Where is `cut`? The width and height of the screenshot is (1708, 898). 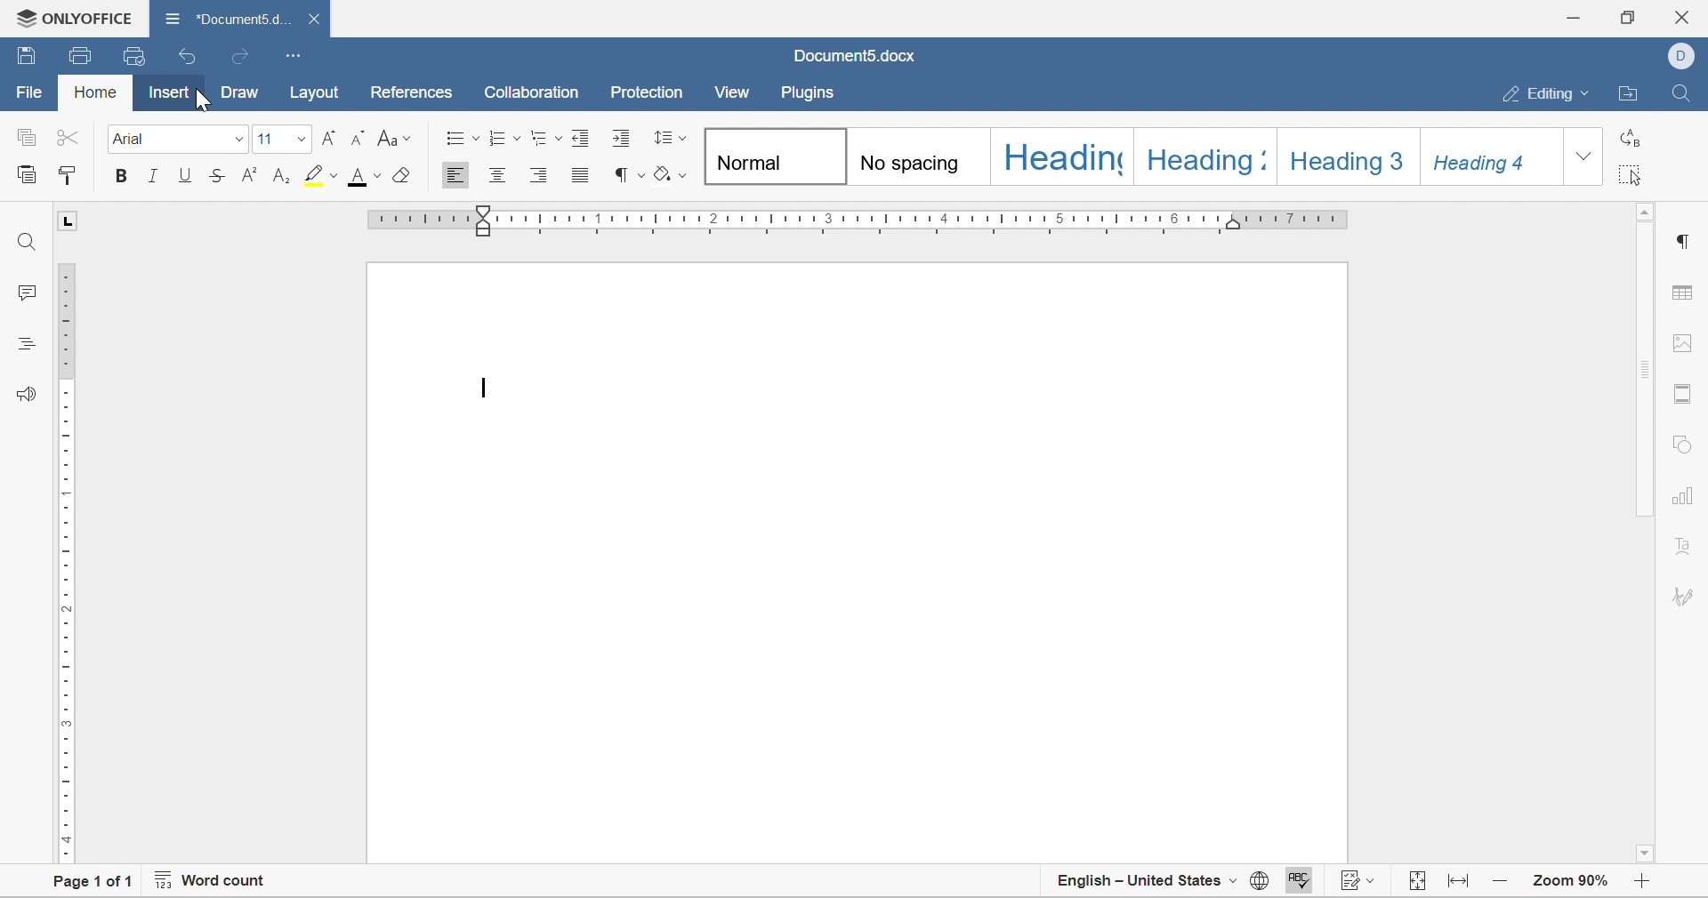 cut is located at coordinates (64, 139).